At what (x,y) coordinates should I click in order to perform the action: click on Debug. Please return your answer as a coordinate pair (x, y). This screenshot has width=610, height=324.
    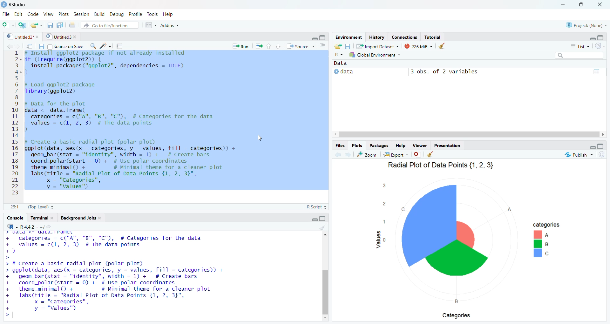
    Looking at the image, I should click on (116, 15).